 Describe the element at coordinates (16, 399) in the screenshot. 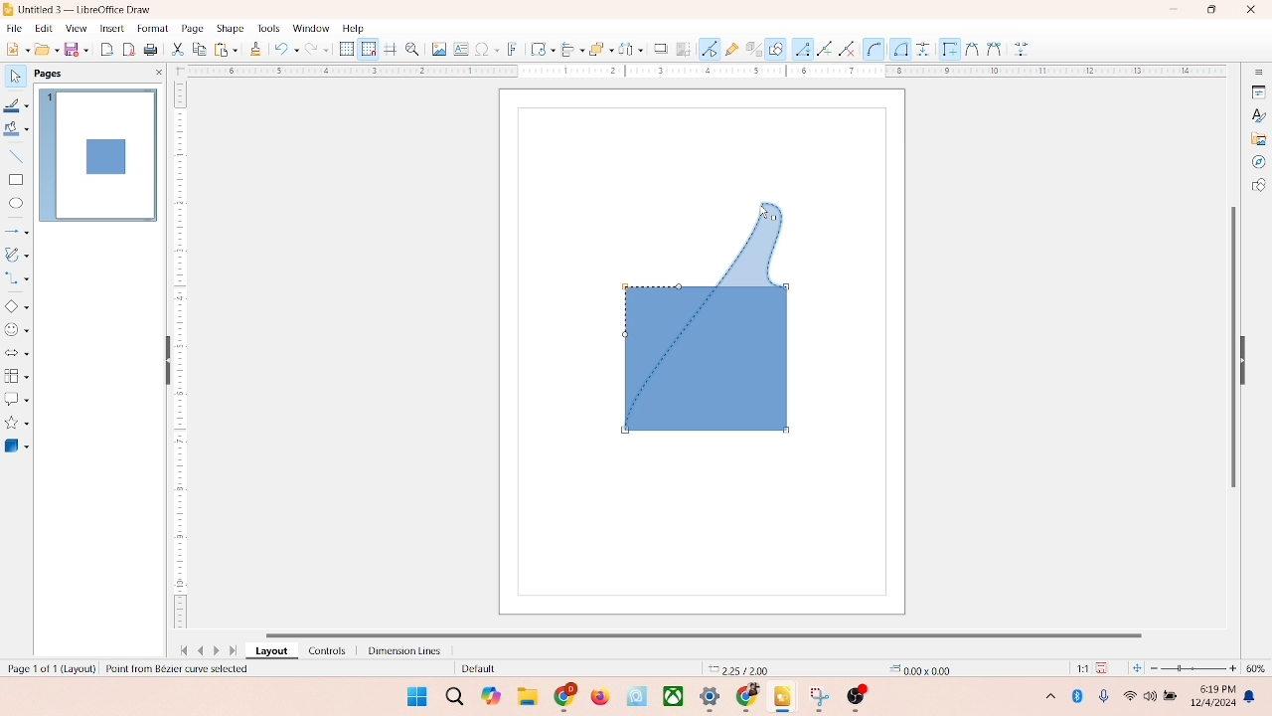

I see `callout` at that location.